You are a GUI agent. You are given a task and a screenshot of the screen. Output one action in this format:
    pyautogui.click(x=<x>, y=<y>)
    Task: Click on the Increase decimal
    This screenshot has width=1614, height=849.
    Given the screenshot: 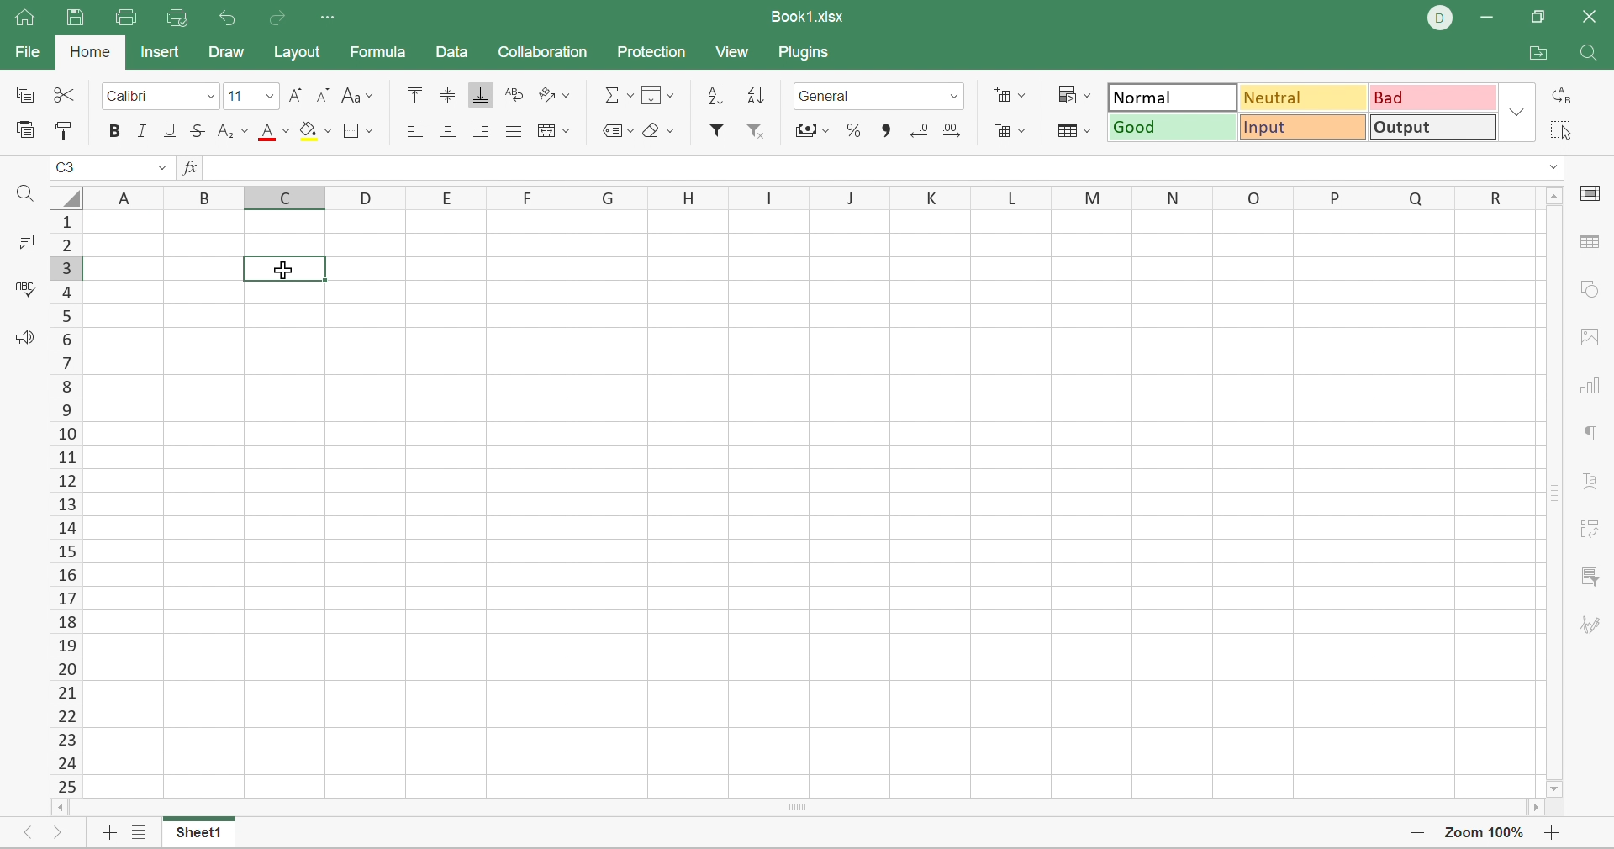 What is the action you would take?
    pyautogui.click(x=954, y=128)
    